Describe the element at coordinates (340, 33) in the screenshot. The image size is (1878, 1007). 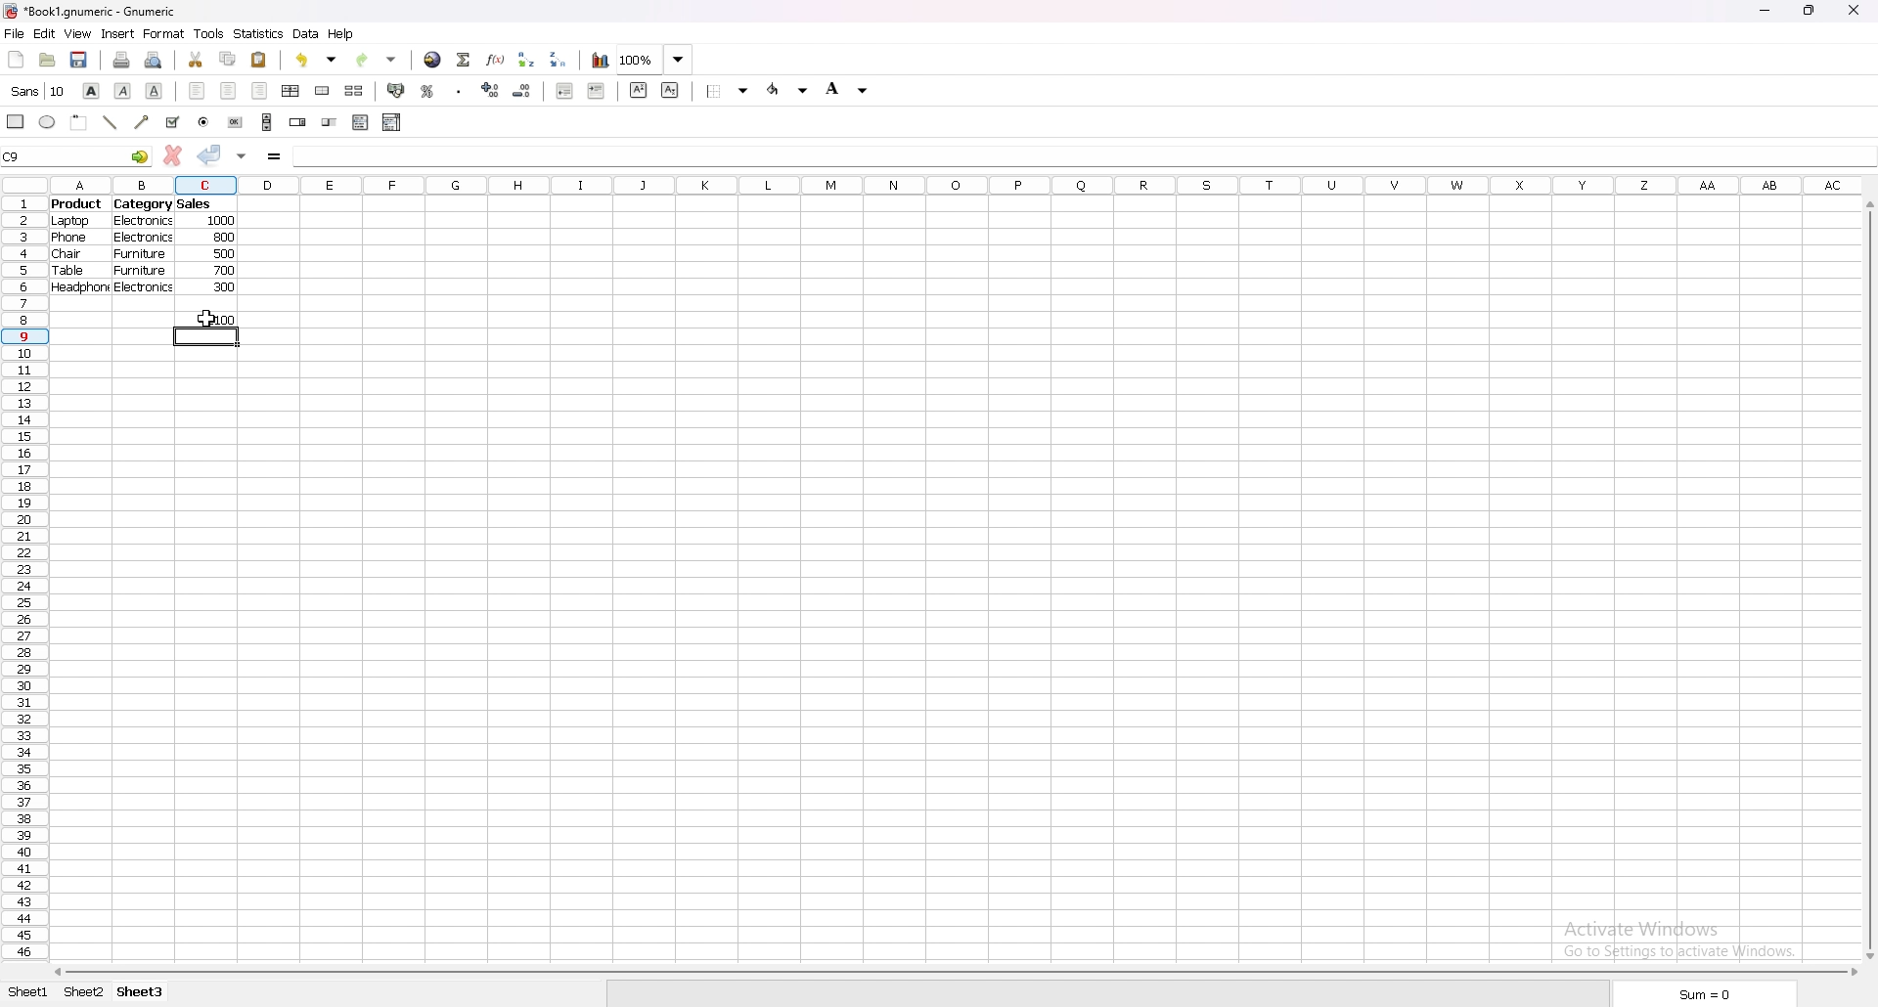
I see `help` at that location.